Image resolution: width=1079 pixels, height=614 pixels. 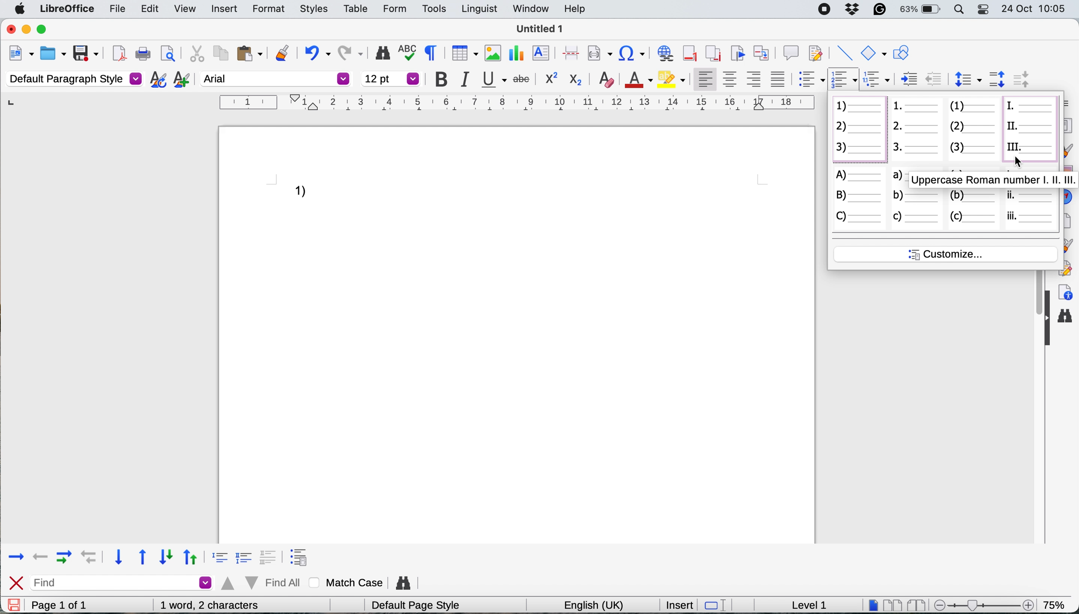 I want to click on toggle unordered list, so click(x=812, y=81).